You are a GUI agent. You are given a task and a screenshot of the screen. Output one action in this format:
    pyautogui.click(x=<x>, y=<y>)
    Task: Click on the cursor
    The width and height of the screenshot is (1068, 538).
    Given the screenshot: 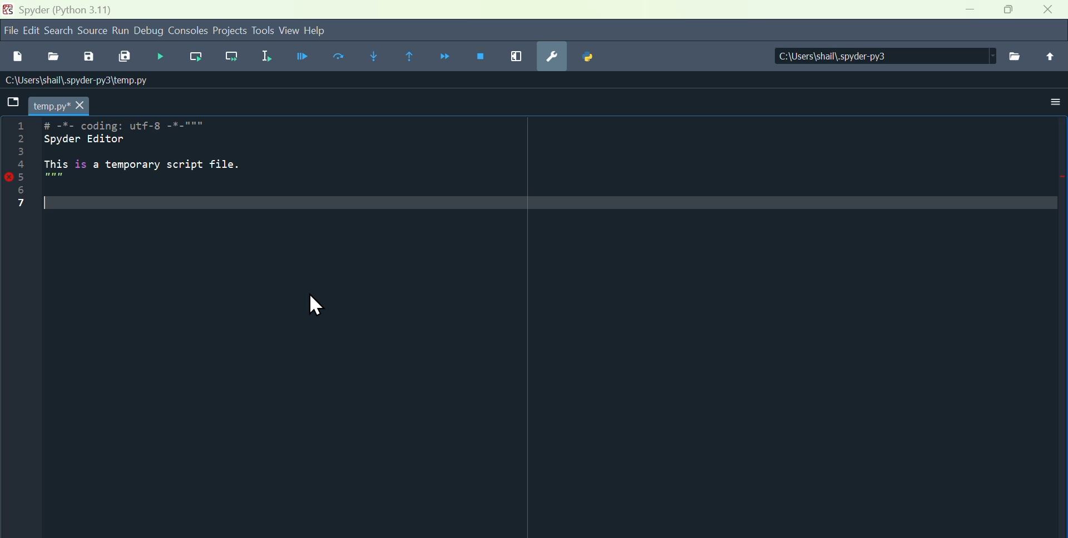 What is the action you would take?
    pyautogui.click(x=313, y=305)
    